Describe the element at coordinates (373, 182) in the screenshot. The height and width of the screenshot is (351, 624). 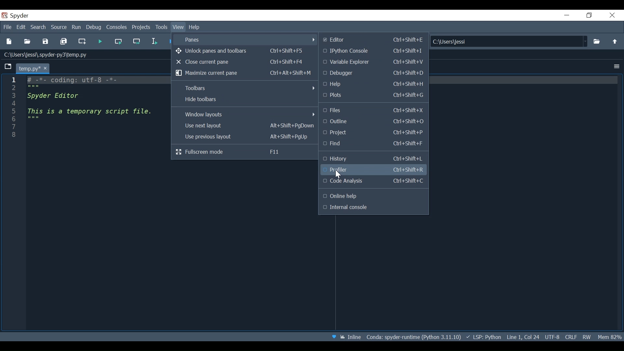
I see `Code Analysis` at that location.